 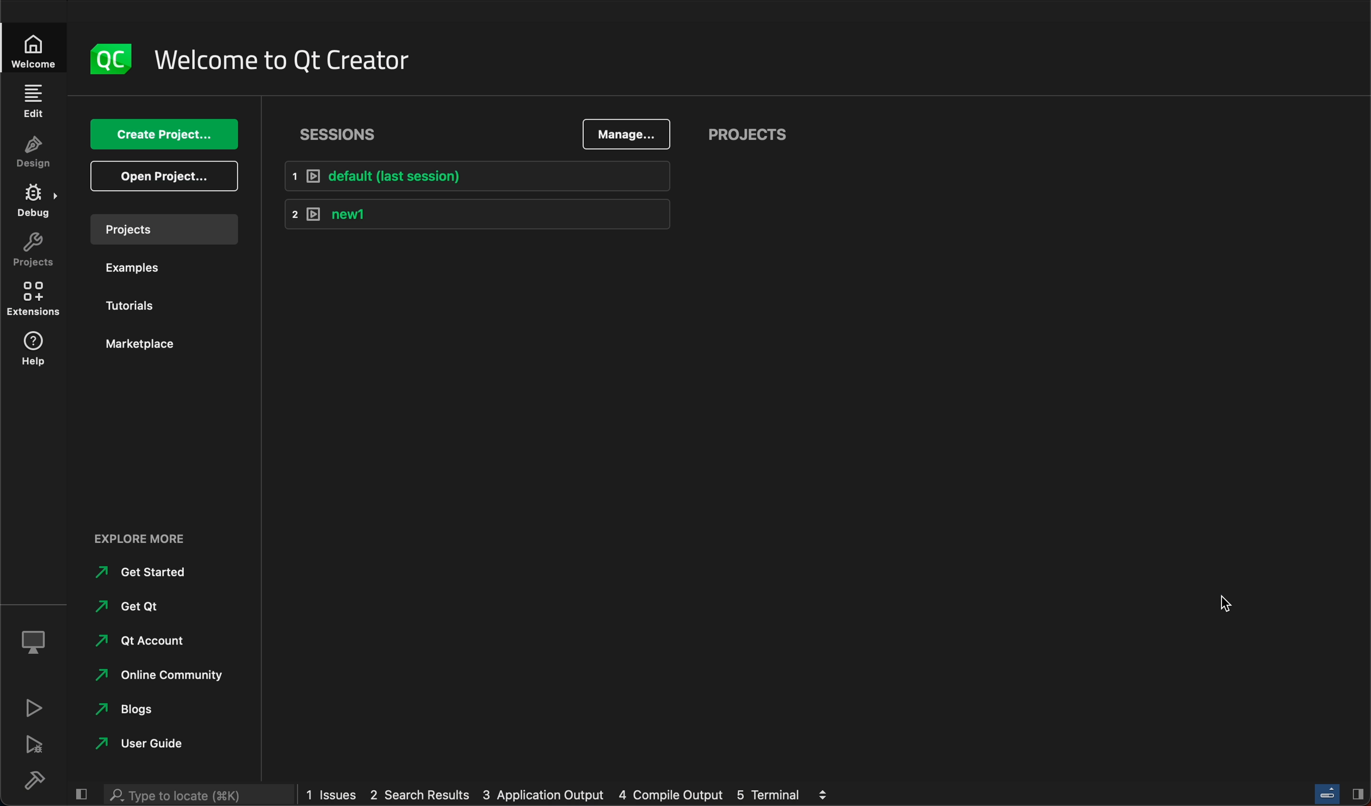 I want to click on help, so click(x=35, y=353).